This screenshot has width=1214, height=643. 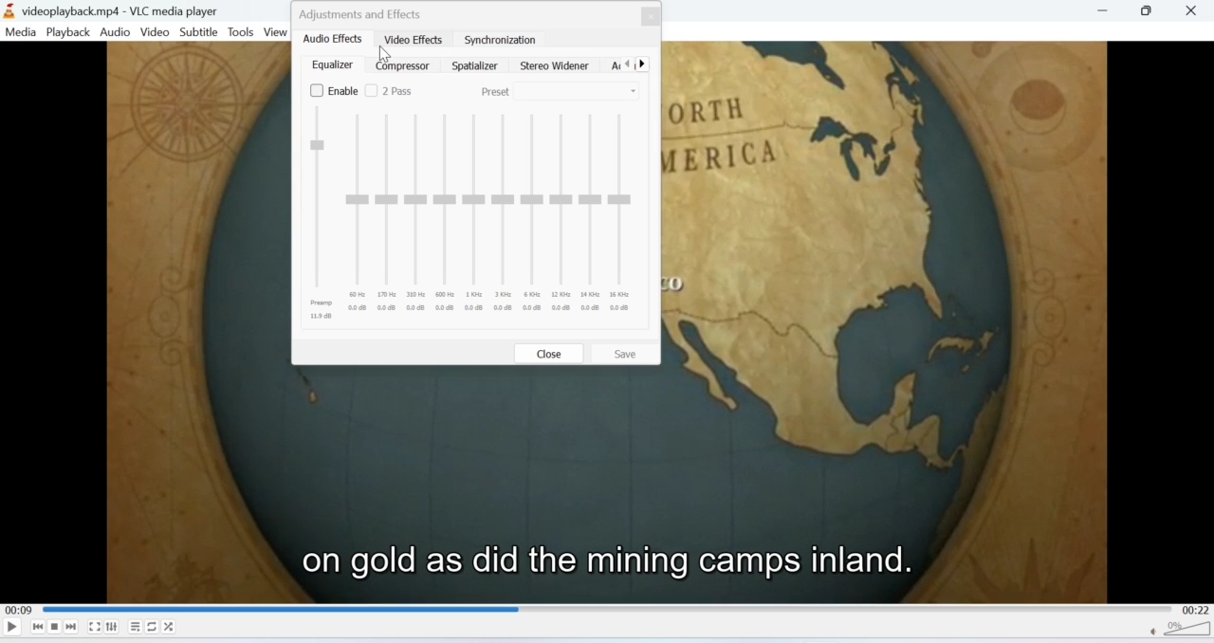 What do you see at coordinates (66, 32) in the screenshot?
I see `Playback` at bounding box center [66, 32].